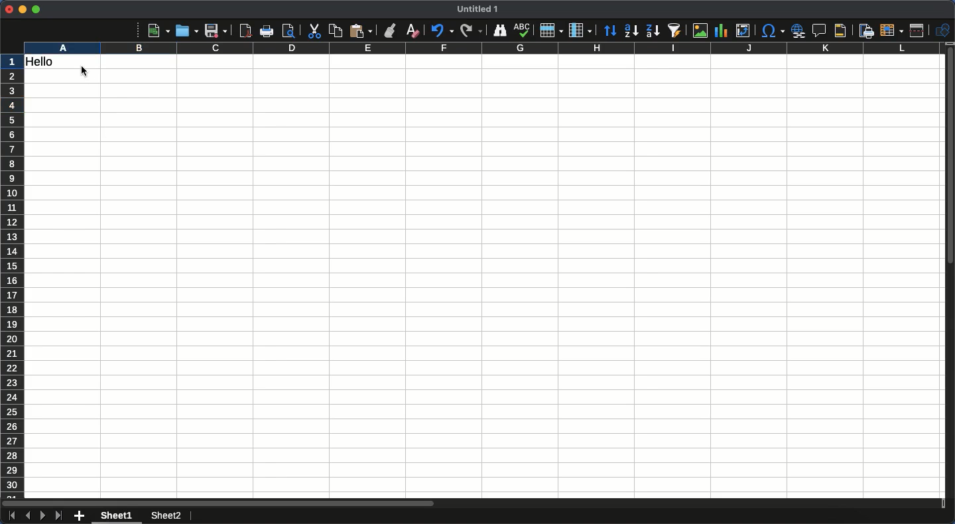 The width and height of the screenshot is (955, 524). What do you see at coordinates (674, 31) in the screenshot?
I see `Autofilter` at bounding box center [674, 31].